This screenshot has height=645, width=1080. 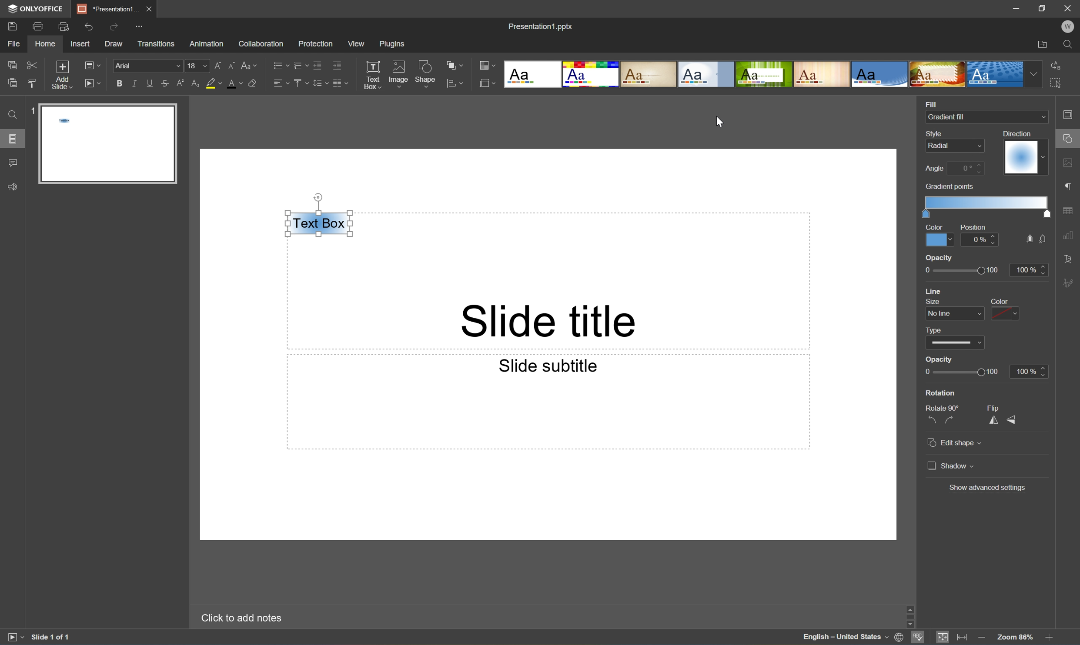 What do you see at coordinates (341, 85) in the screenshot?
I see `Insert columns` at bounding box center [341, 85].